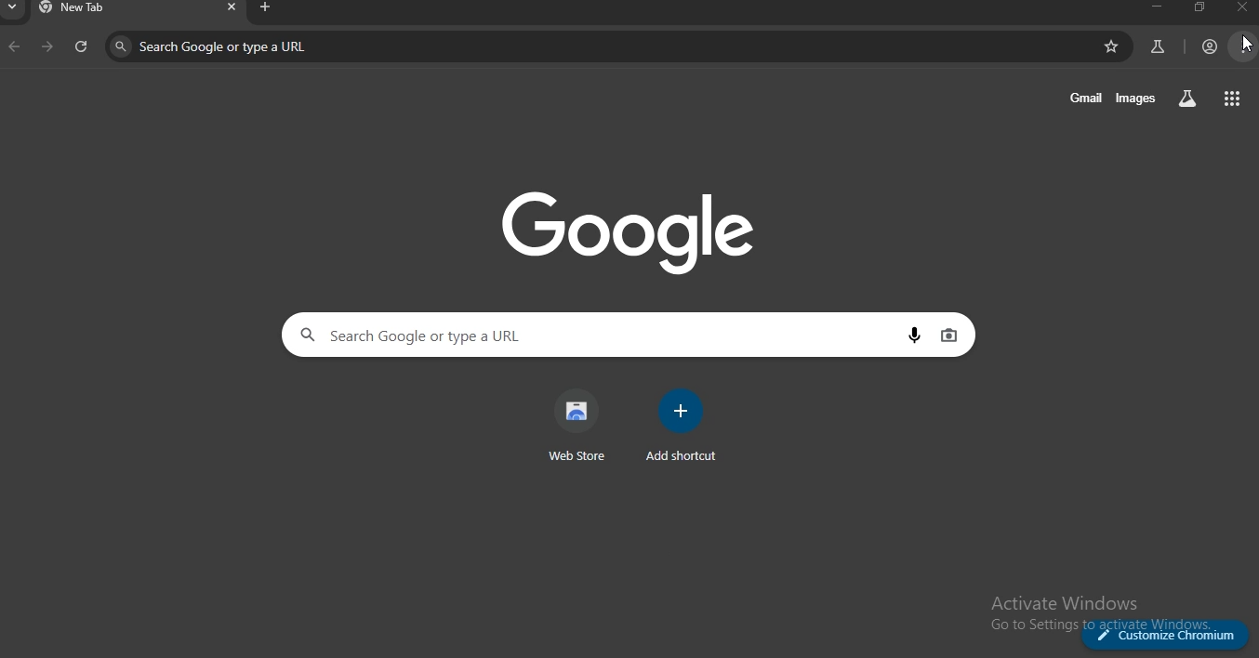 The image size is (1259, 658). What do you see at coordinates (948, 336) in the screenshot?
I see `image search` at bounding box center [948, 336].